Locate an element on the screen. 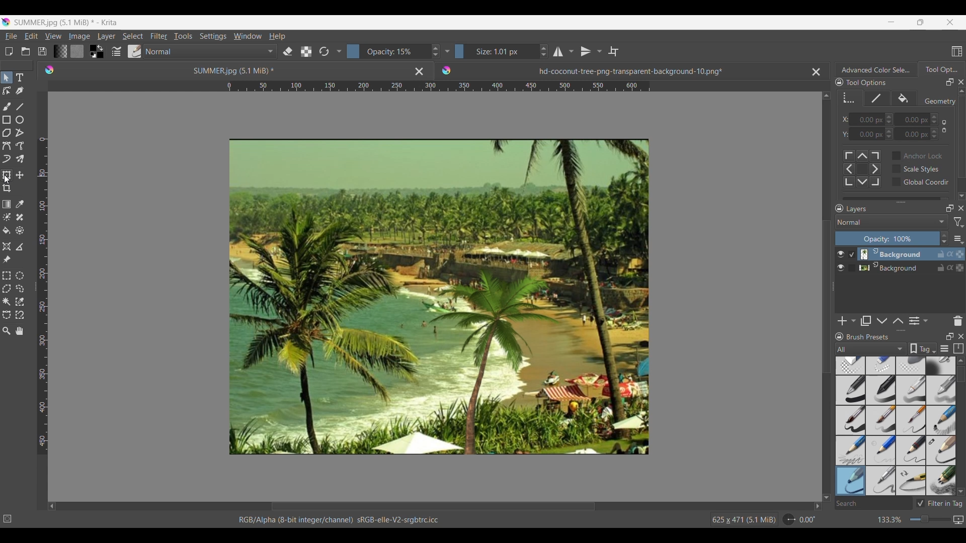 This screenshot has height=543, width=966. 0.00px is located at coordinates (871, 119).